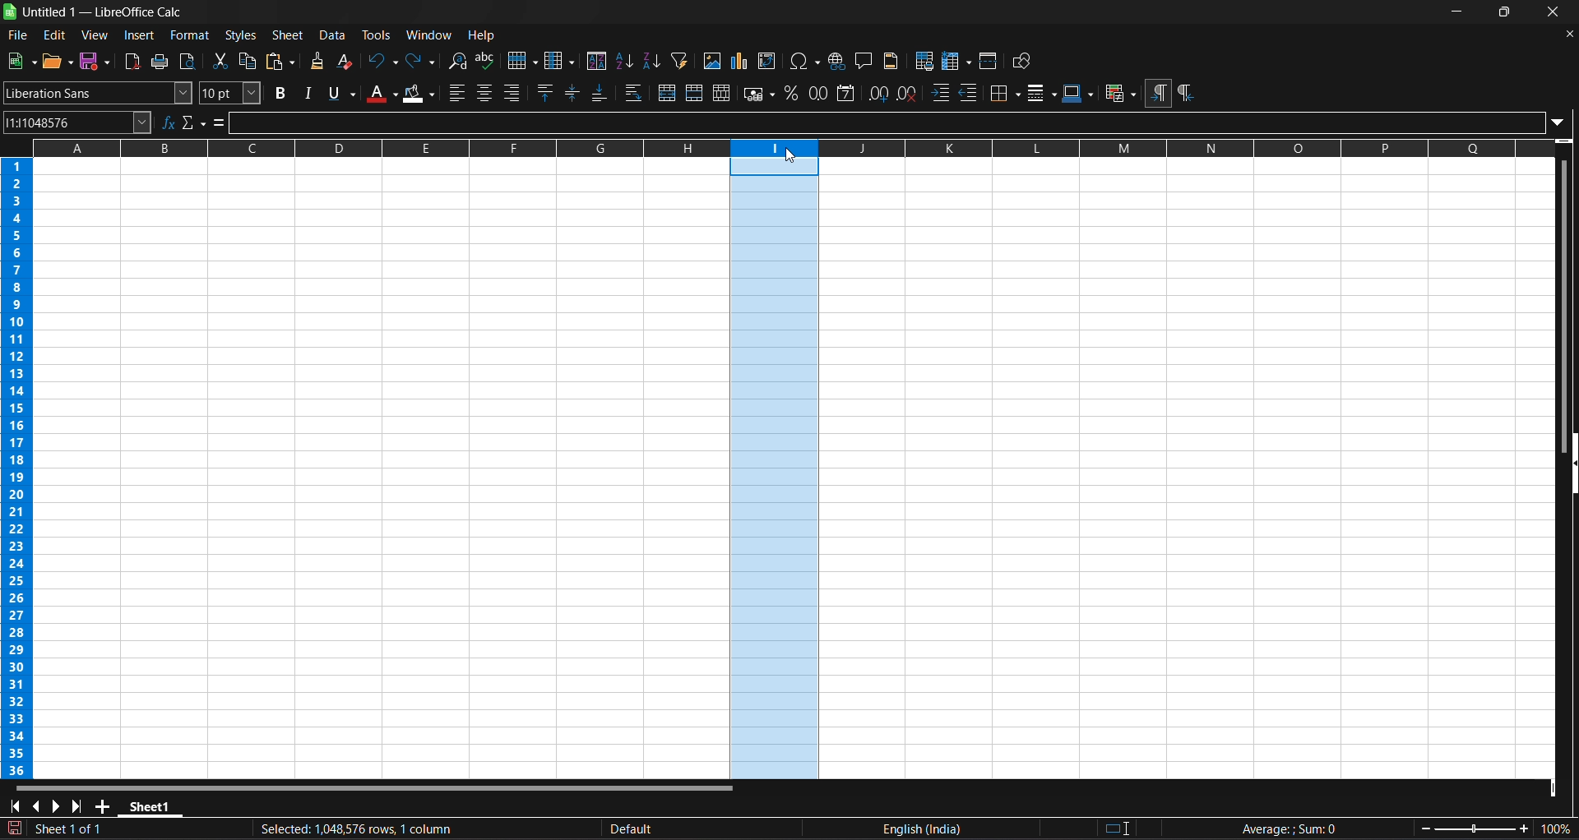 The height and width of the screenshot is (840, 1579). What do you see at coordinates (131, 62) in the screenshot?
I see `export directly as pdf` at bounding box center [131, 62].